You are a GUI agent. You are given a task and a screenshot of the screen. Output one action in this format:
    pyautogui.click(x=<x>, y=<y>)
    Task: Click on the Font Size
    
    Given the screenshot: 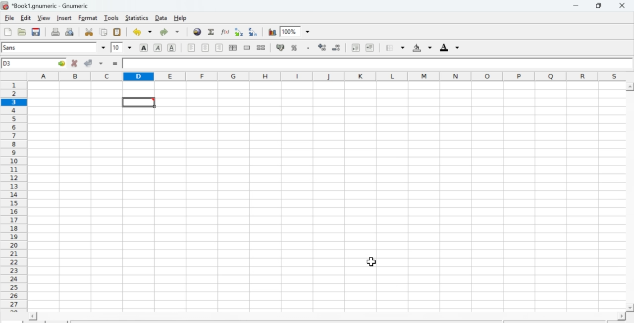 What is the action you would take?
    pyautogui.click(x=121, y=47)
    